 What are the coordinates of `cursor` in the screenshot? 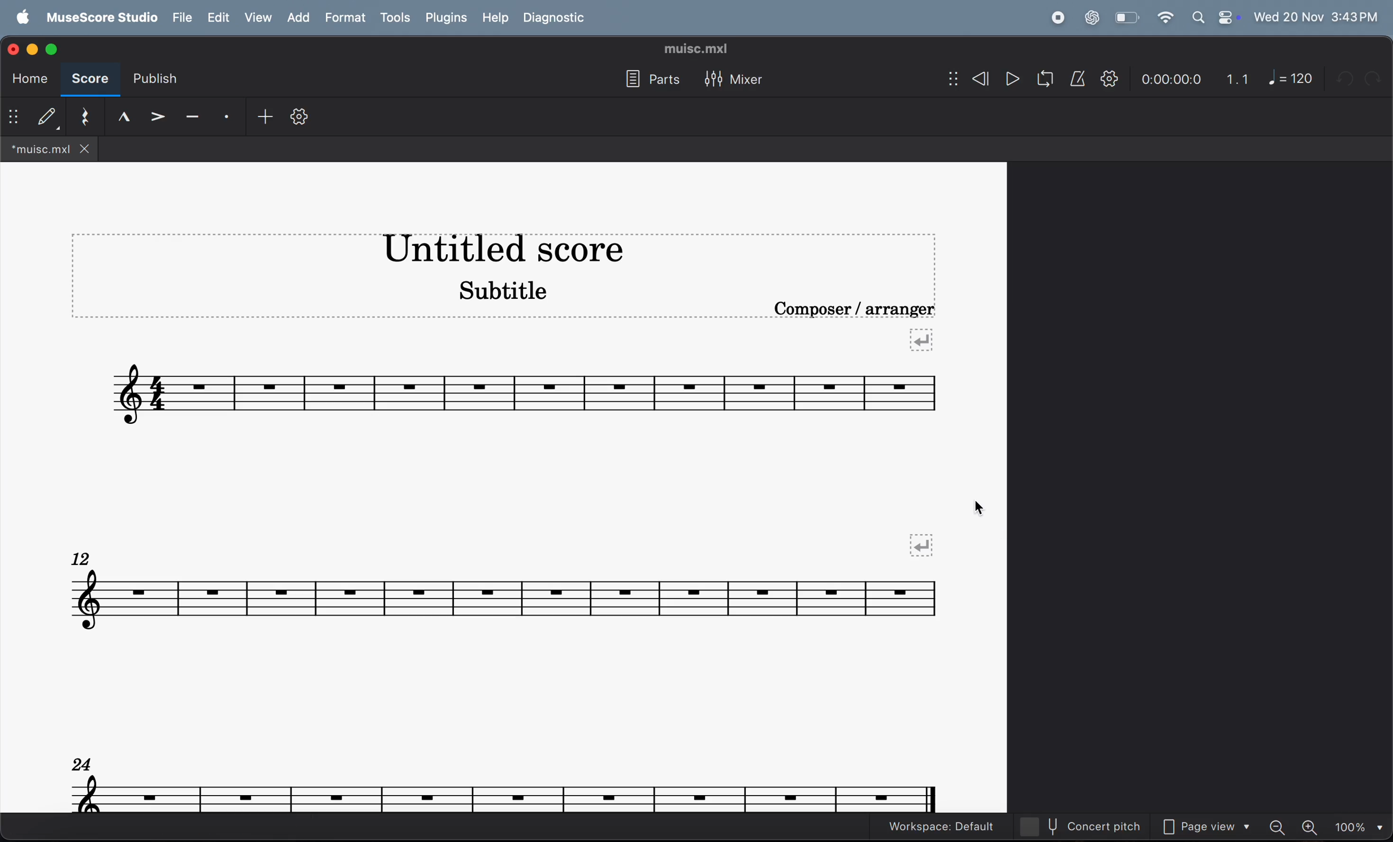 It's located at (981, 506).